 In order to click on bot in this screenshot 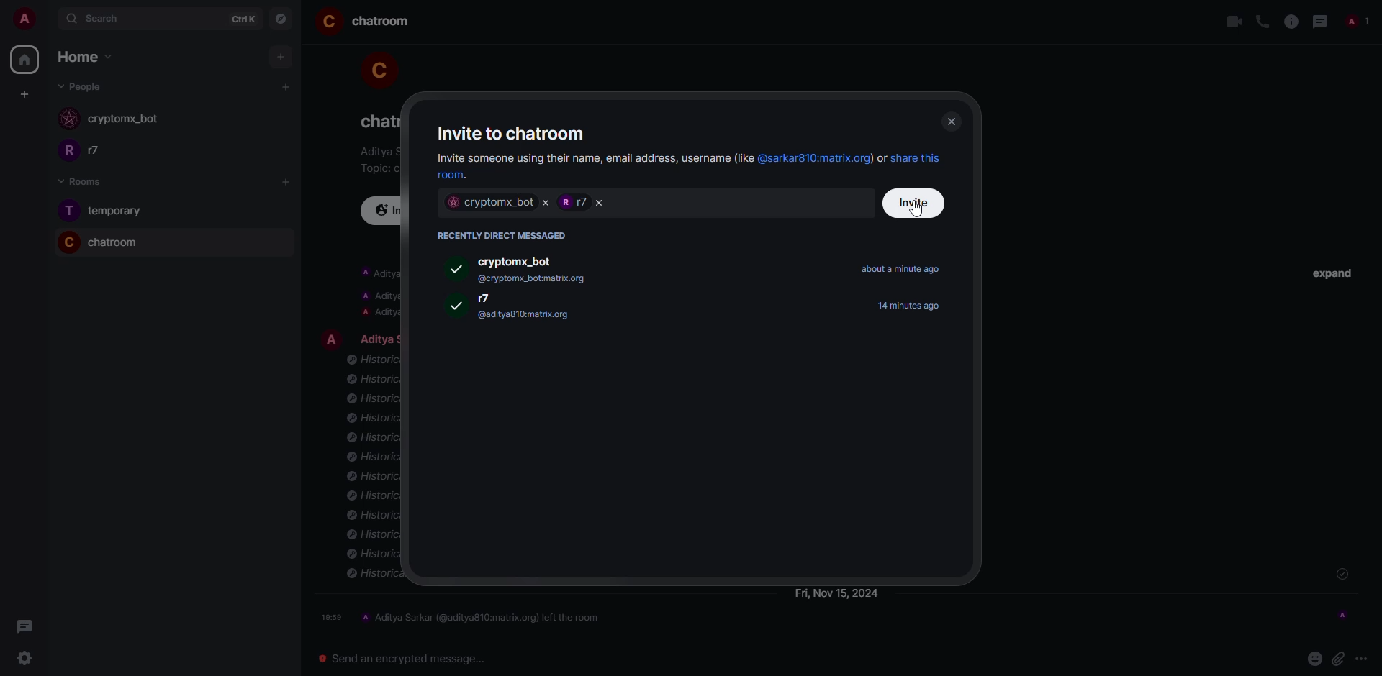, I will do `click(124, 120)`.